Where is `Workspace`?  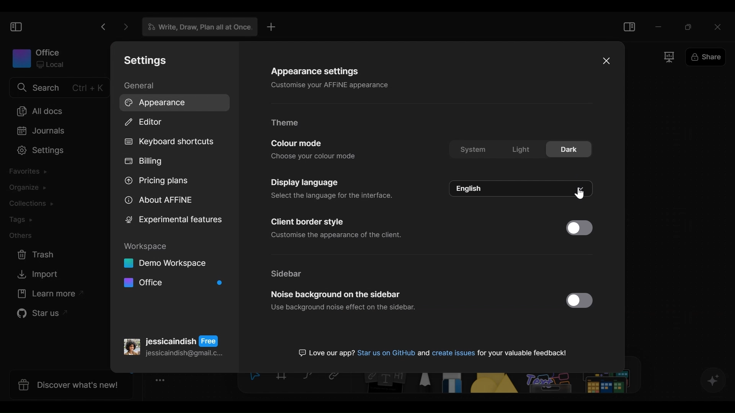 Workspace is located at coordinates (173, 266).